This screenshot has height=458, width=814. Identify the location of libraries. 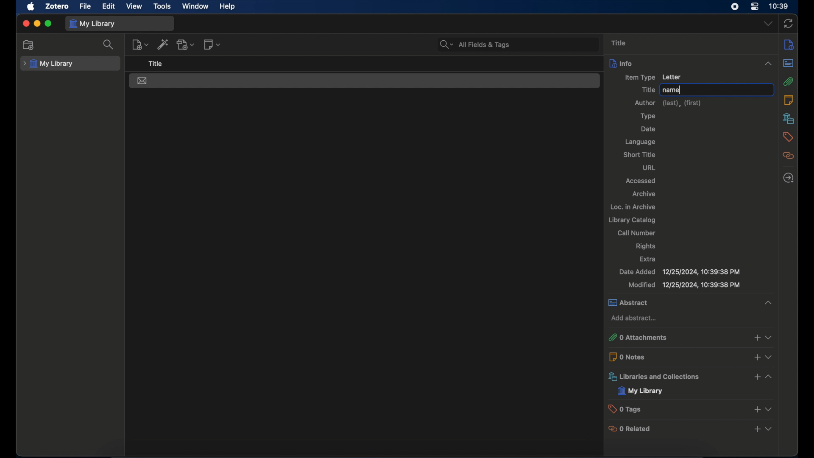
(654, 377).